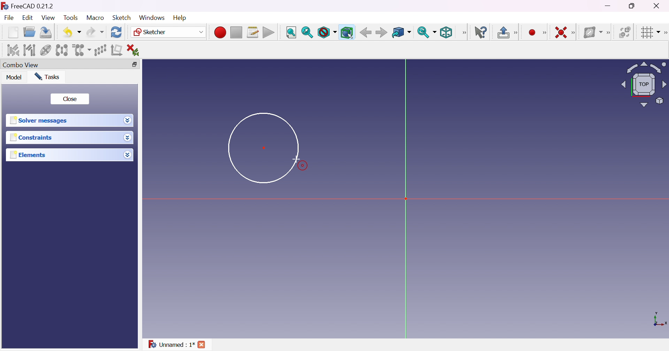 The width and height of the screenshot is (669, 351). Describe the element at coordinates (179, 18) in the screenshot. I see `Help` at that location.